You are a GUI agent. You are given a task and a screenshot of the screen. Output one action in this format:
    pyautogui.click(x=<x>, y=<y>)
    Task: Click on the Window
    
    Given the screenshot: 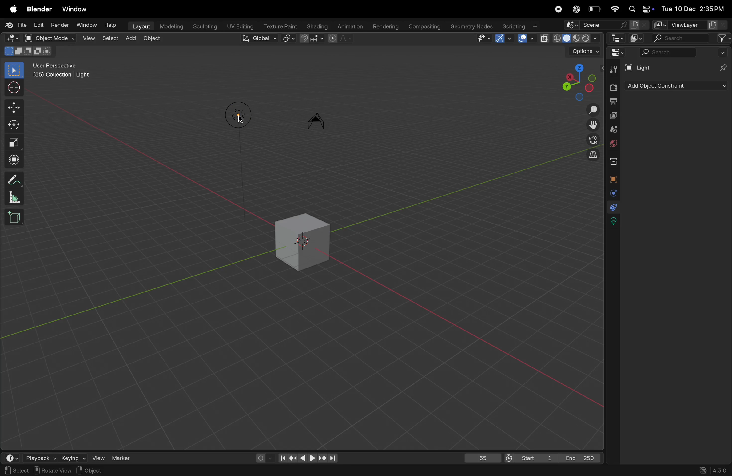 What is the action you would take?
    pyautogui.click(x=86, y=25)
    